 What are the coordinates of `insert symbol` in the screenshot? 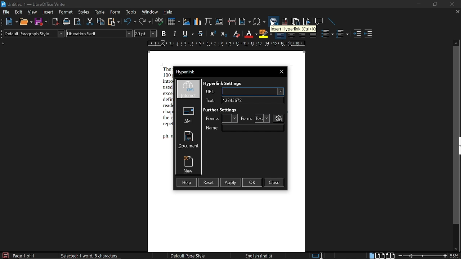 It's located at (259, 22).